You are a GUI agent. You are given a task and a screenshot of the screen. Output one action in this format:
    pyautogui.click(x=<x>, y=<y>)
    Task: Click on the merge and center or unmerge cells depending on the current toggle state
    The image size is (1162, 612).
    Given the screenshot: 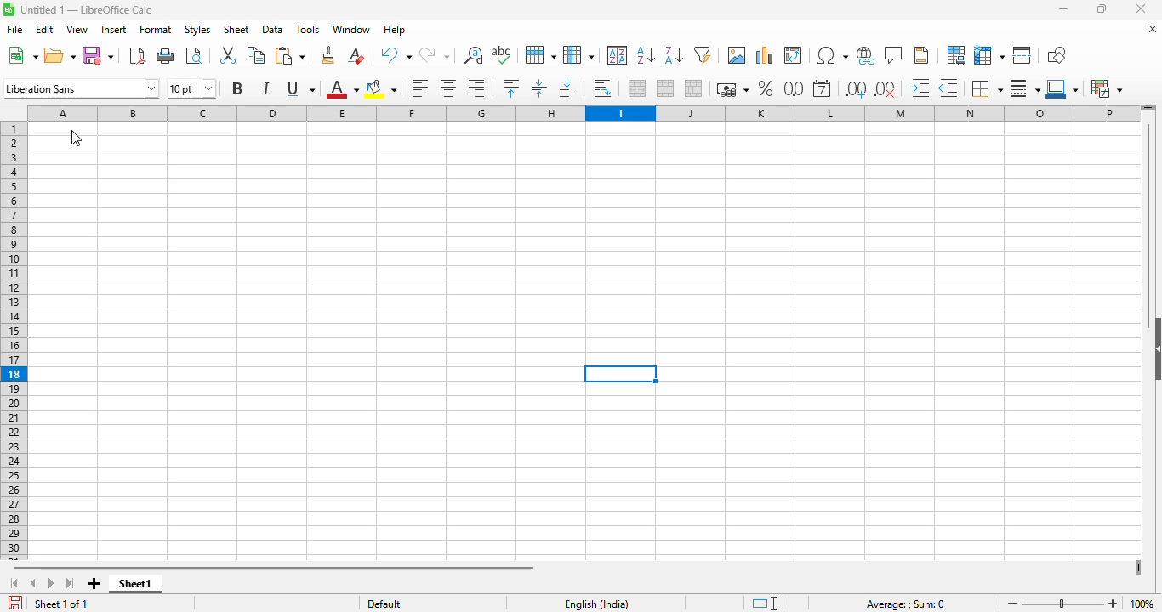 What is the action you would take?
    pyautogui.click(x=638, y=88)
    